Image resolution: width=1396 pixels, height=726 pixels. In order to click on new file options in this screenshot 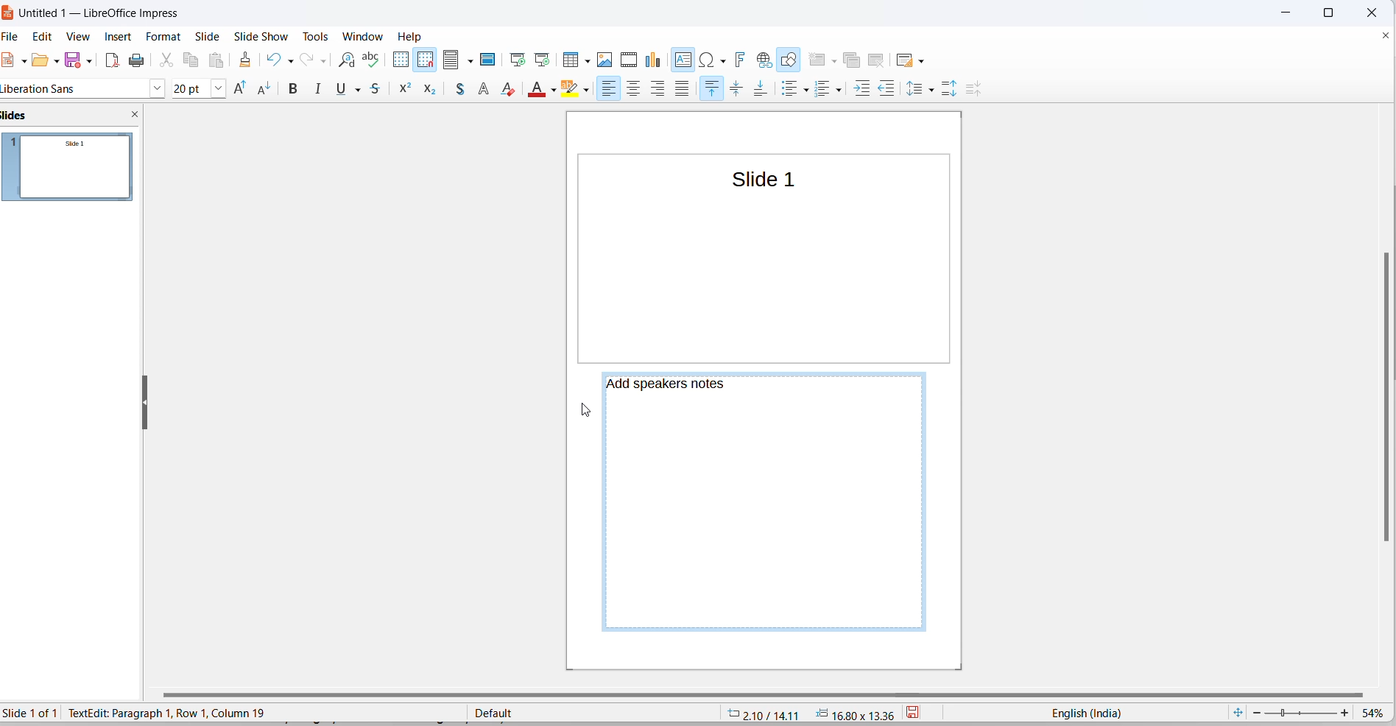, I will do `click(23, 64)`.